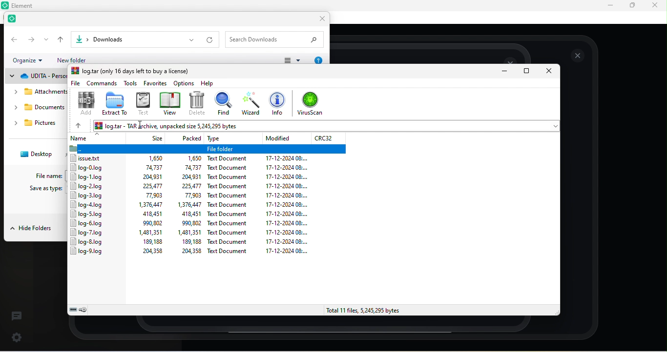  I want to click on packed, so click(192, 139).